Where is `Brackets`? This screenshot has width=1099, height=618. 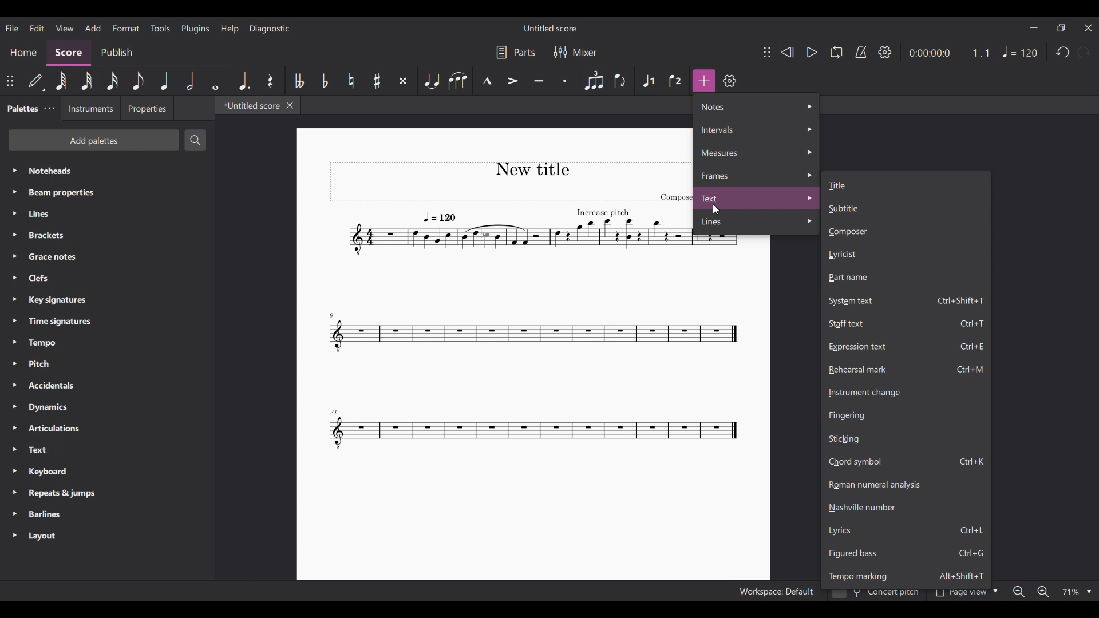
Brackets is located at coordinates (107, 235).